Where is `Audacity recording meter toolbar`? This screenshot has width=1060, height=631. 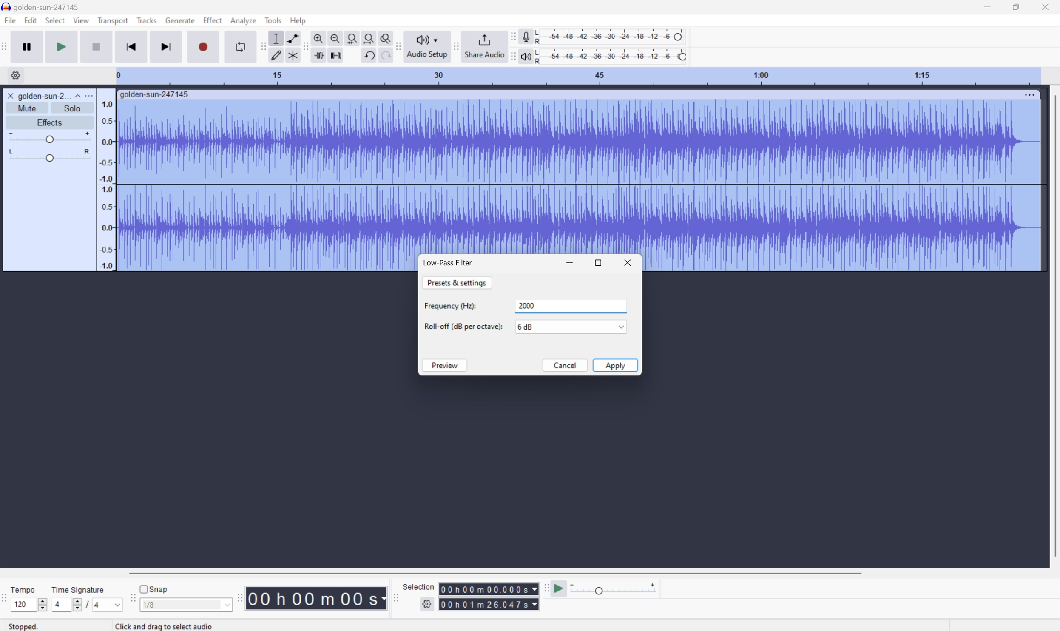
Audacity recording meter toolbar is located at coordinates (511, 37).